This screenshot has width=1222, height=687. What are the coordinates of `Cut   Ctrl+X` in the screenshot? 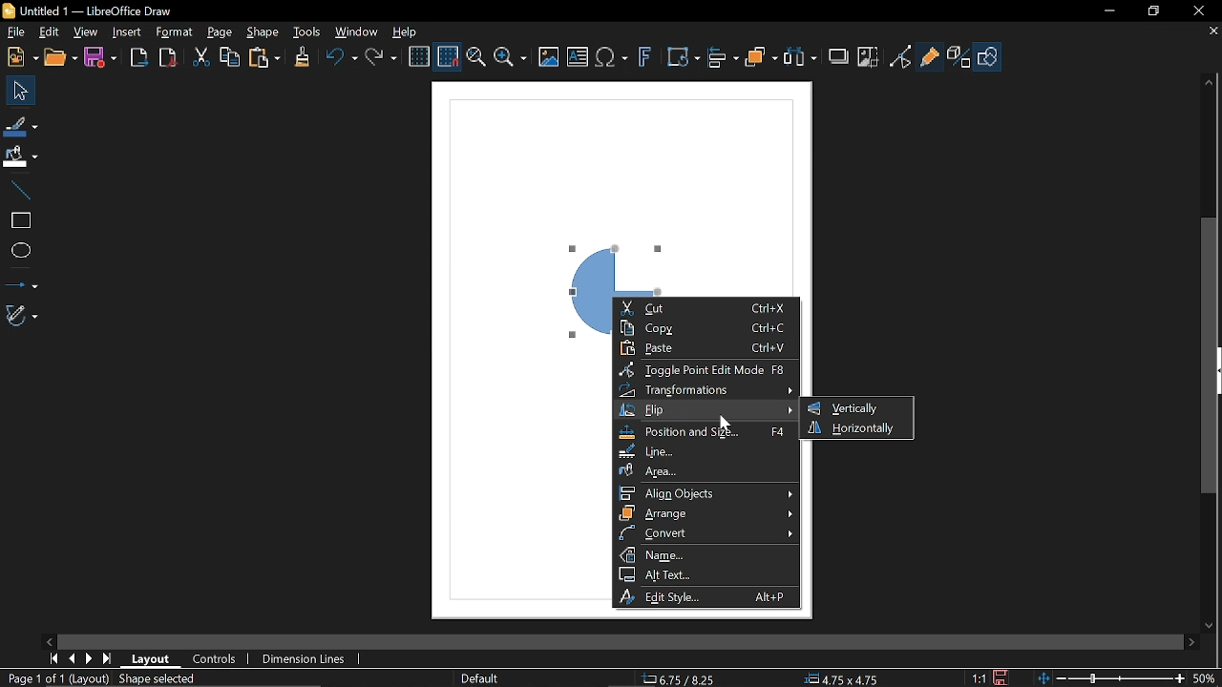 It's located at (703, 308).